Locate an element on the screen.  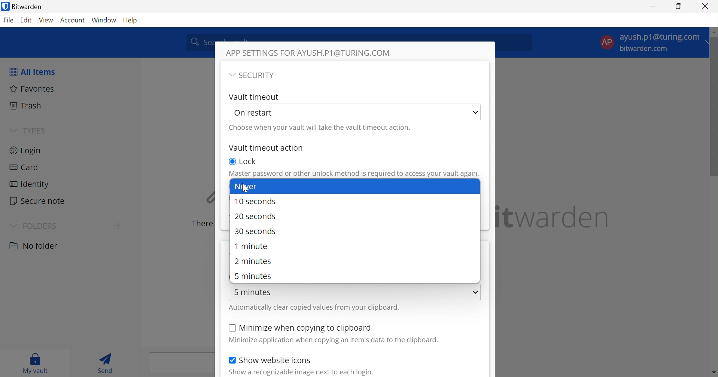
Vault timeout action is located at coordinates (266, 147).